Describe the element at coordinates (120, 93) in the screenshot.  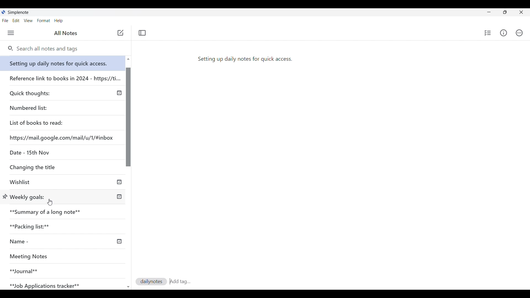
I see `published` at that location.